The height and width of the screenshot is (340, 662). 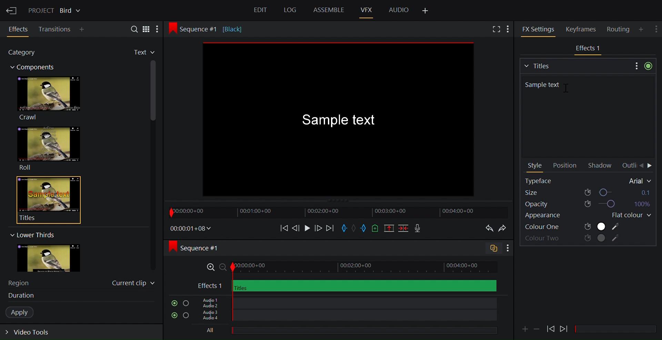 What do you see at coordinates (587, 204) in the screenshot?
I see `Opacity` at bounding box center [587, 204].